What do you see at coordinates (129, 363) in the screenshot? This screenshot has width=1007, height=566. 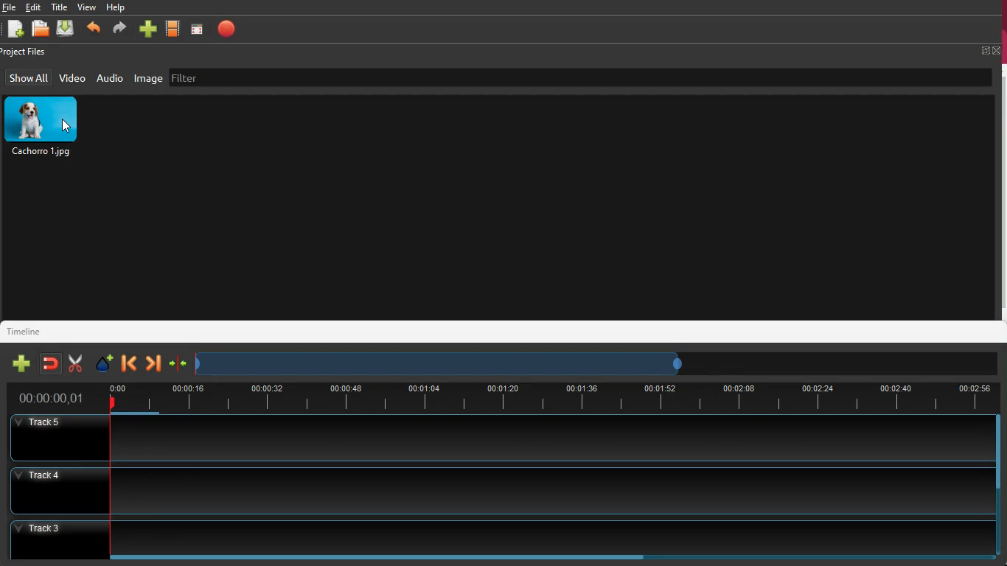 I see `back` at bounding box center [129, 363].